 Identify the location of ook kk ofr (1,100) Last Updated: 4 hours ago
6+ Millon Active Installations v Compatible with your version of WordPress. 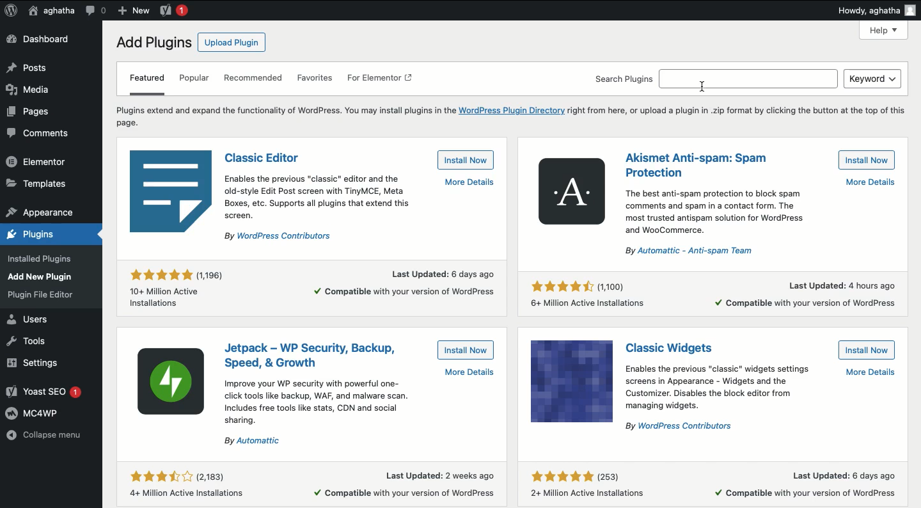
(718, 294).